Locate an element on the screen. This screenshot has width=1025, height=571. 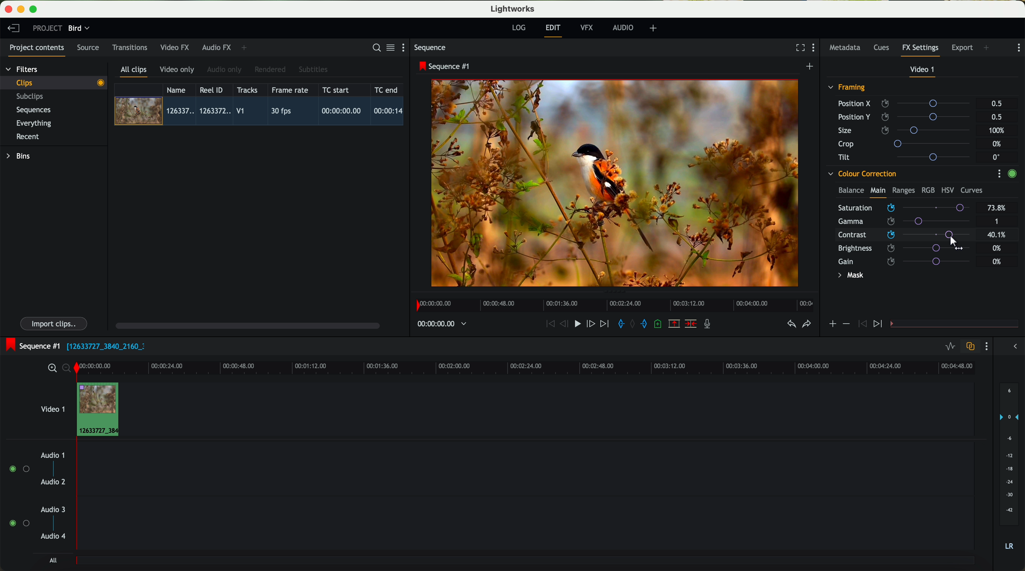
main is located at coordinates (878, 192).